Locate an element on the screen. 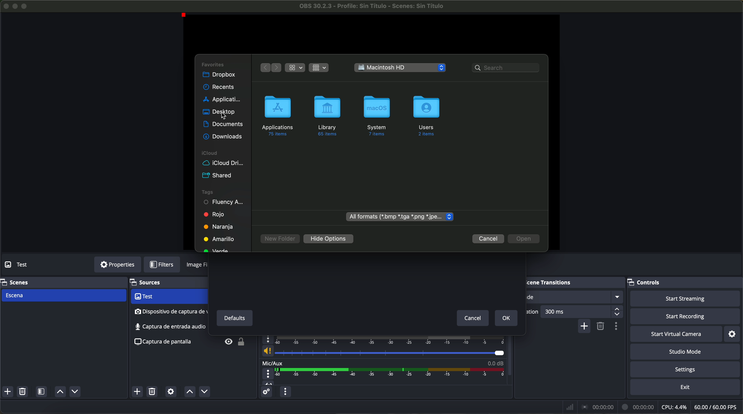 The height and width of the screenshot is (414, 743). scene is located at coordinates (63, 296).